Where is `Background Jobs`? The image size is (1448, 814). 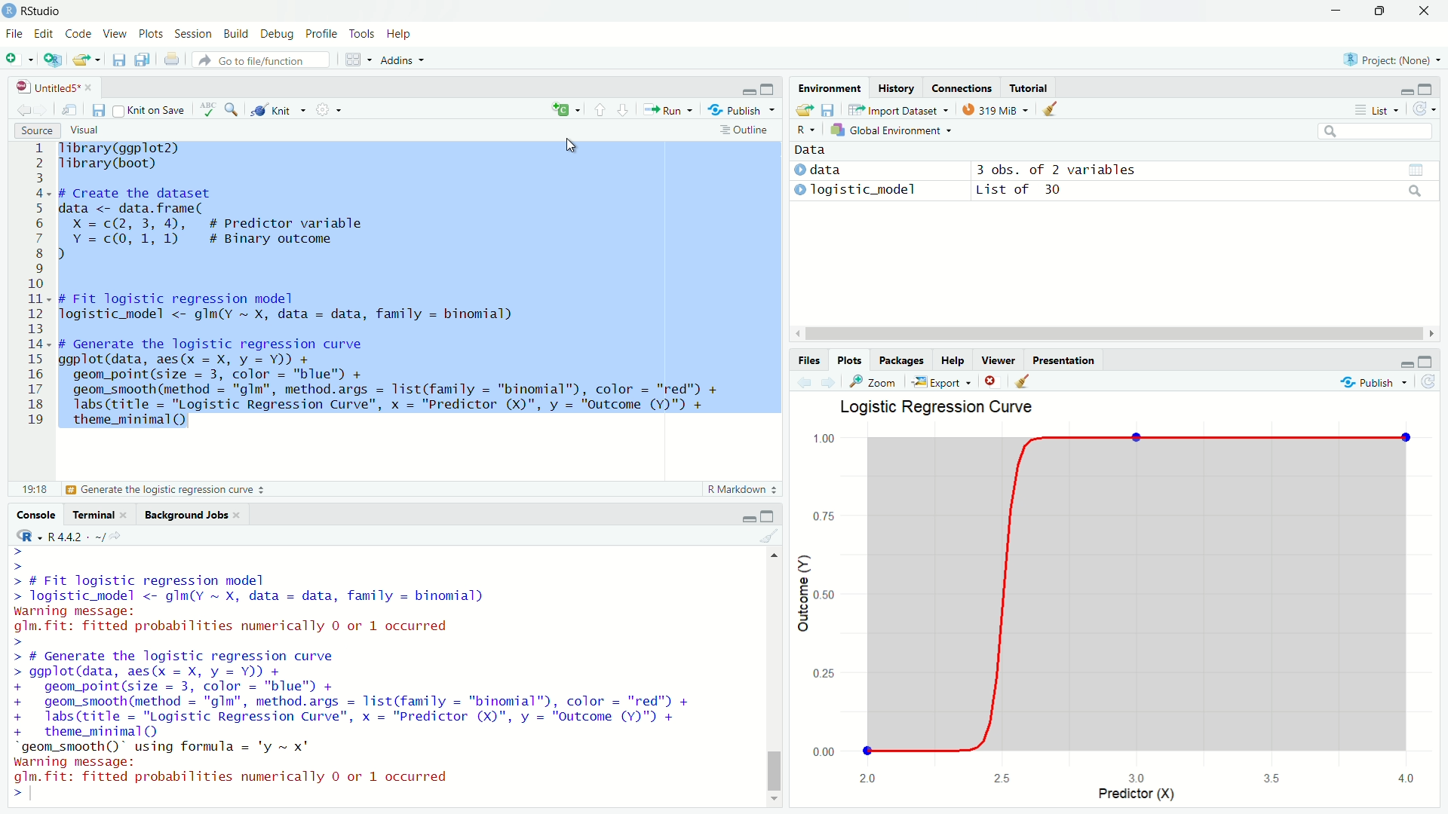 Background Jobs is located at coordinates (183, 515).